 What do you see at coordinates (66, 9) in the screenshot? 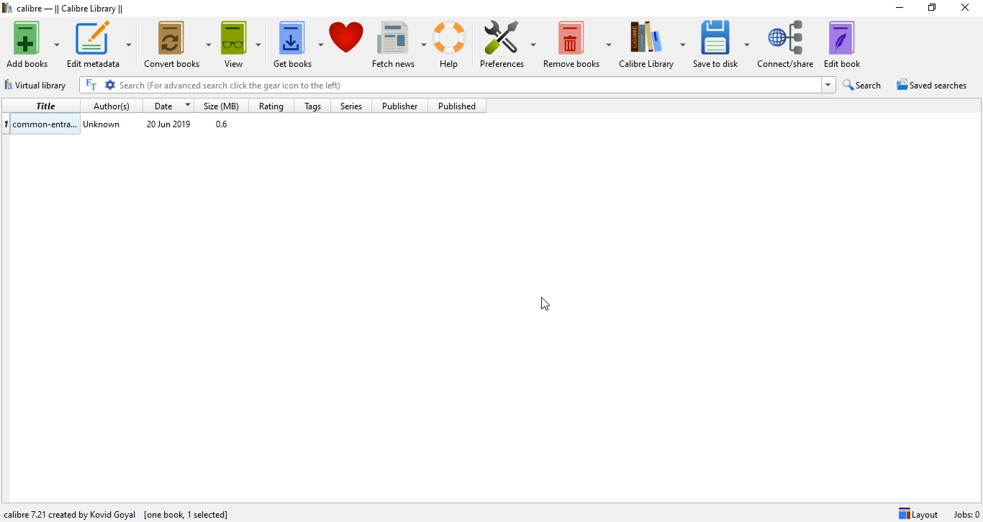
I see `calibre - || Calibre Library ||` at bounding box center [66, 9].